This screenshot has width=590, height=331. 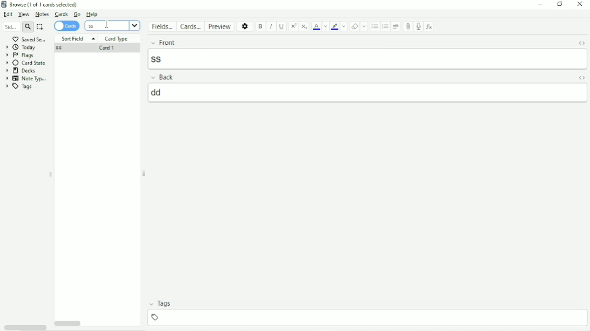 I want to click on Notes, so click(x=42, y=14).